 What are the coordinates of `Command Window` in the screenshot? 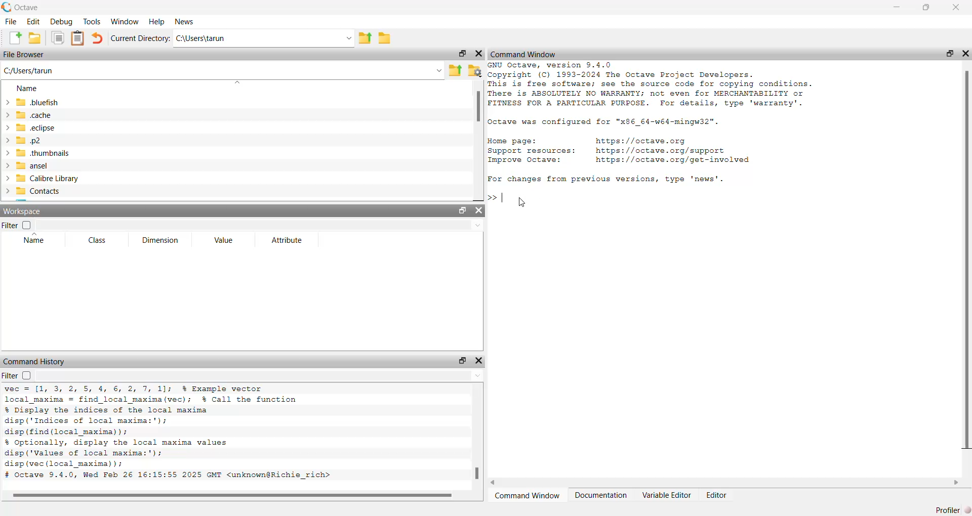 It's located at (523, 53).